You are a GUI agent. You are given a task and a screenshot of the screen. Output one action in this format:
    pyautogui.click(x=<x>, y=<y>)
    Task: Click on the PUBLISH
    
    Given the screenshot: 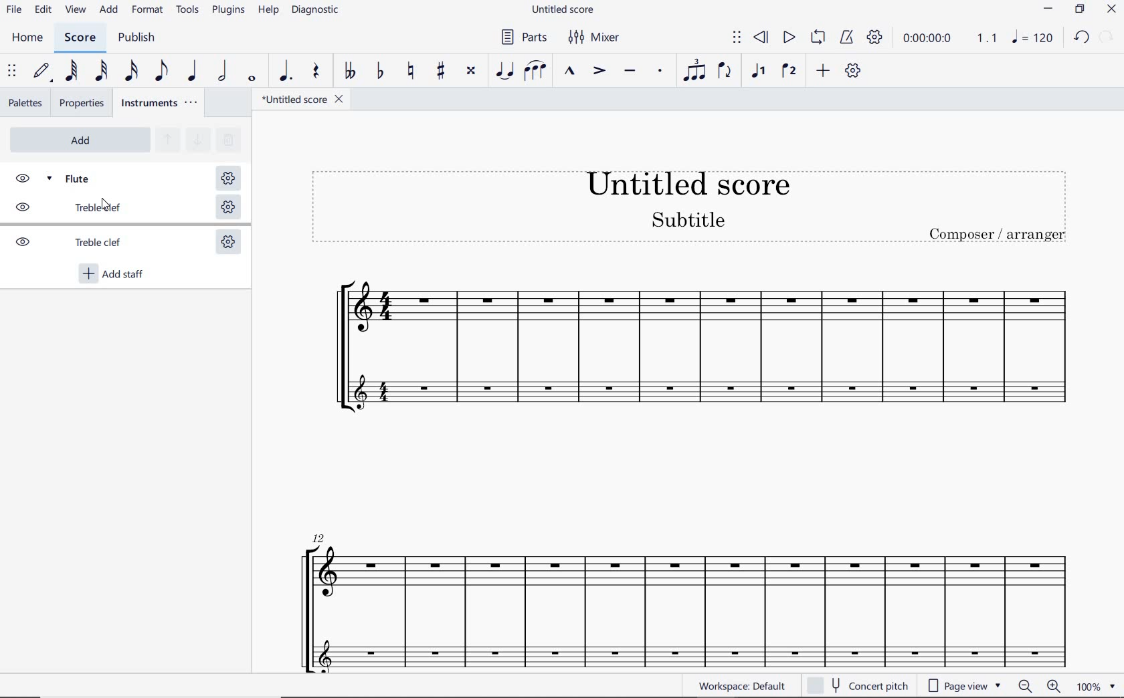 What is the action you would take?
    pyautogui.click(x=140, y=39)
    